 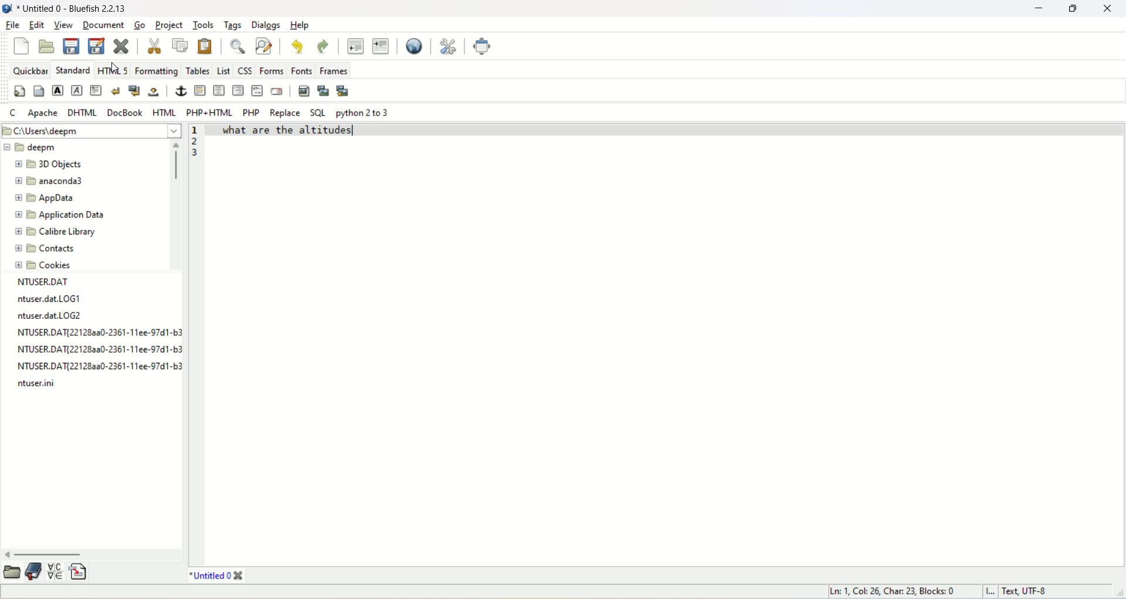 What do you see at coordinates (40, 92) in the screenshot?
I see `body` at bounding box center [40, 92].